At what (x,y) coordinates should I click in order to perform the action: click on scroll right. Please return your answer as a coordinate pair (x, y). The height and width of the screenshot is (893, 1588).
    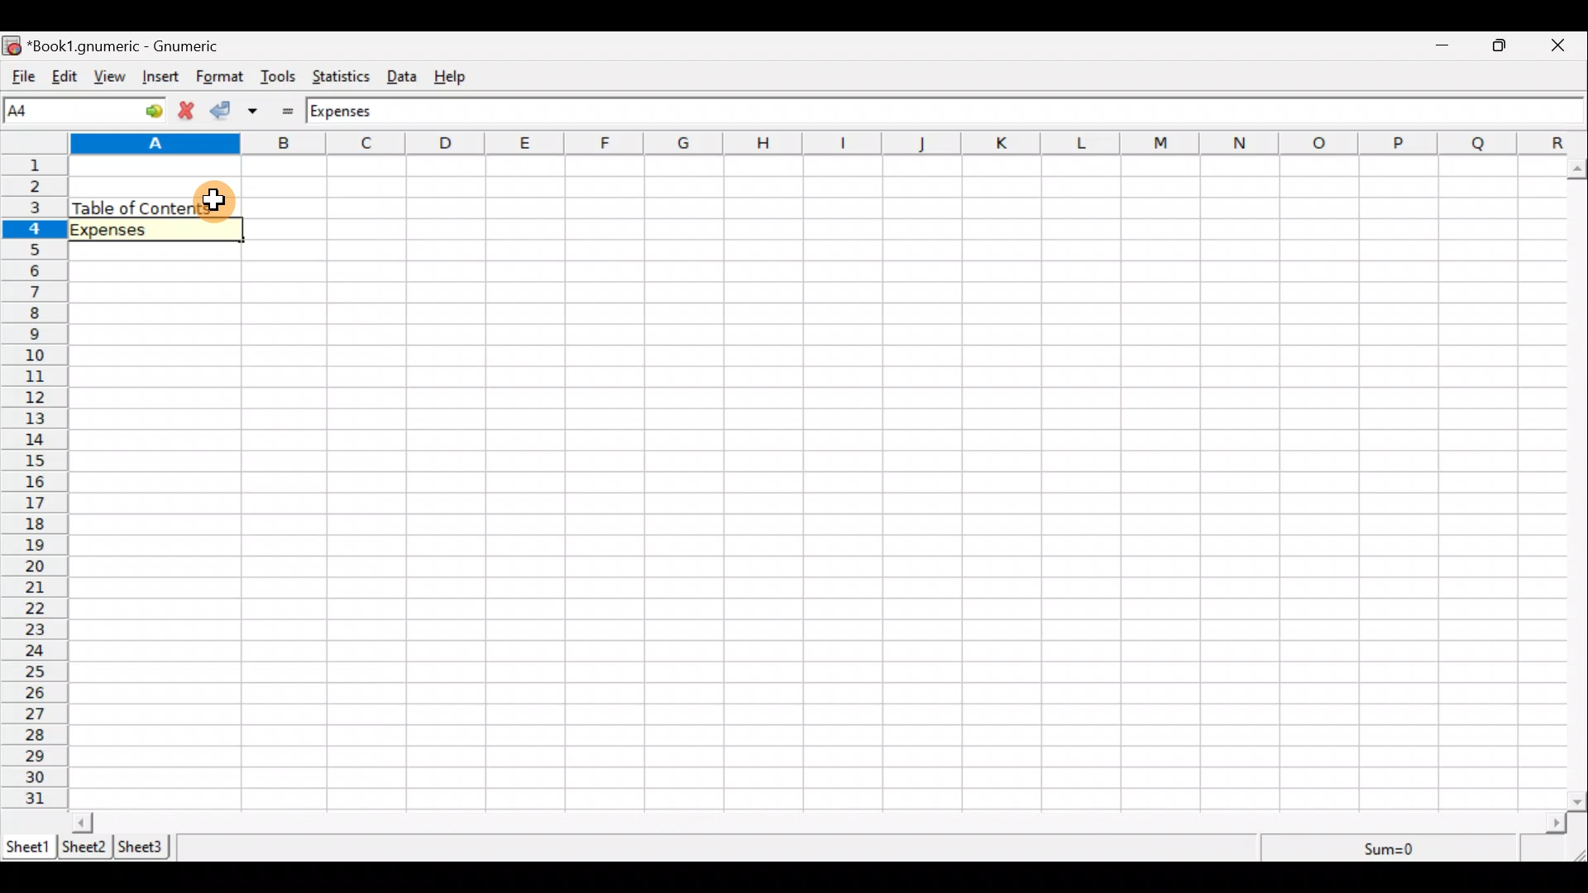
    Looking at the image, I should click on (1556, 824).